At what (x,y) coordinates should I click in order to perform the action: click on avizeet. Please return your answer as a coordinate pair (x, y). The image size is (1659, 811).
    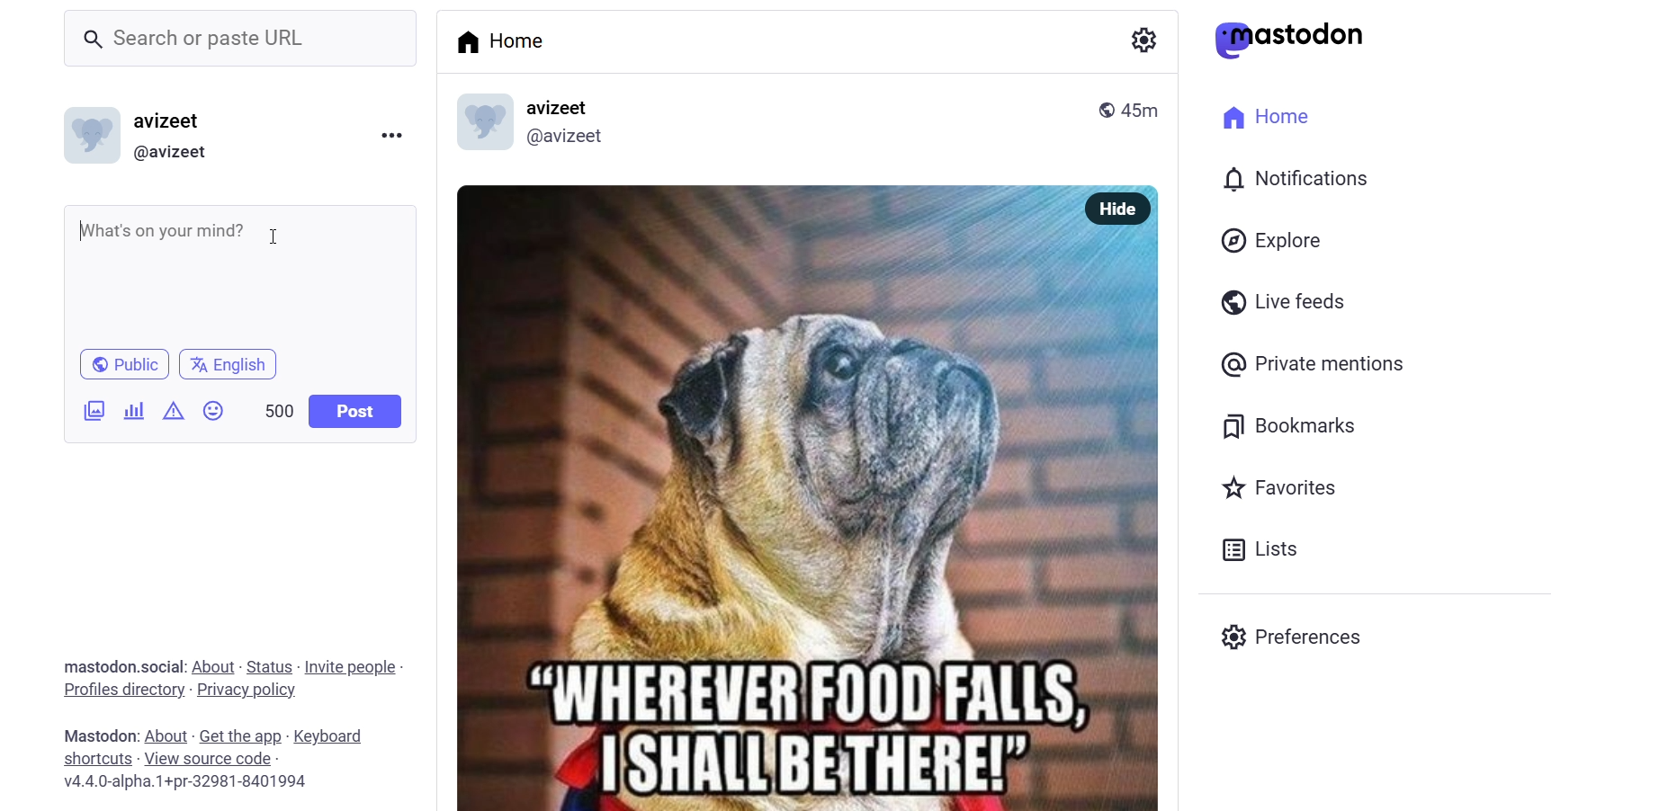
    Looking at the image, I should click on (574, 110).